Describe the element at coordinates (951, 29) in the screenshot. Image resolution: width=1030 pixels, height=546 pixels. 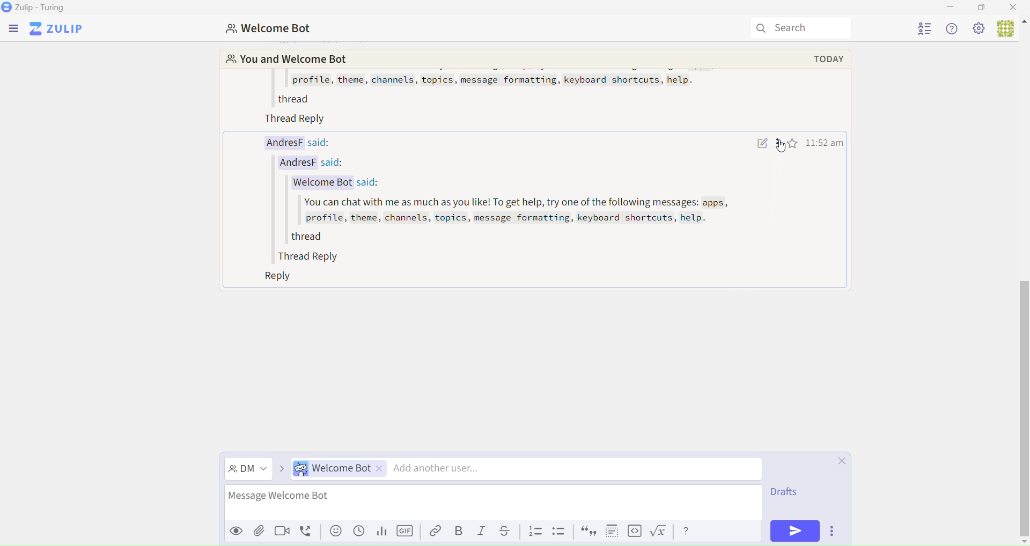
I see `Help` at that location.